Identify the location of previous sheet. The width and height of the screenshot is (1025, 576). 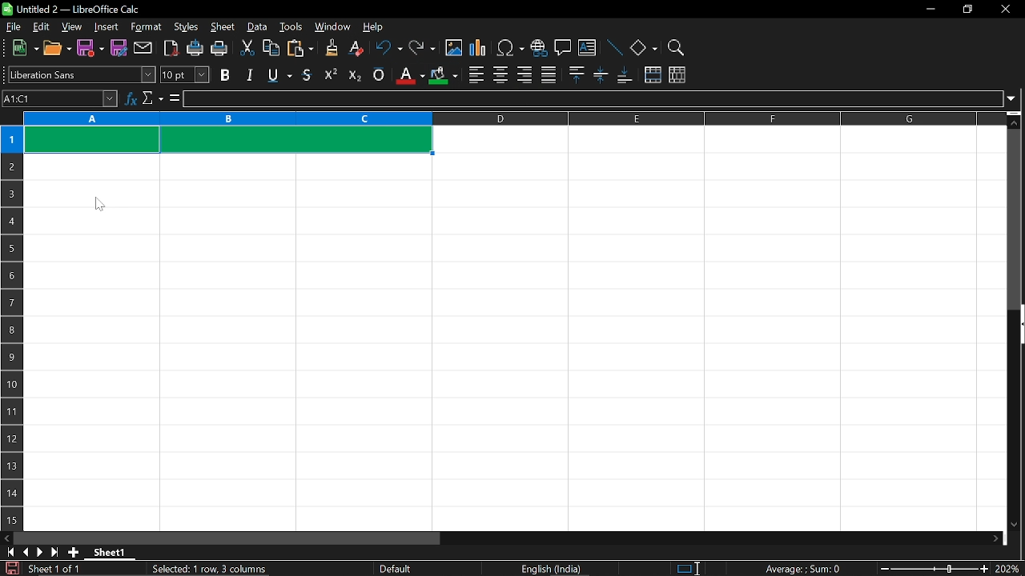
(24, 552).